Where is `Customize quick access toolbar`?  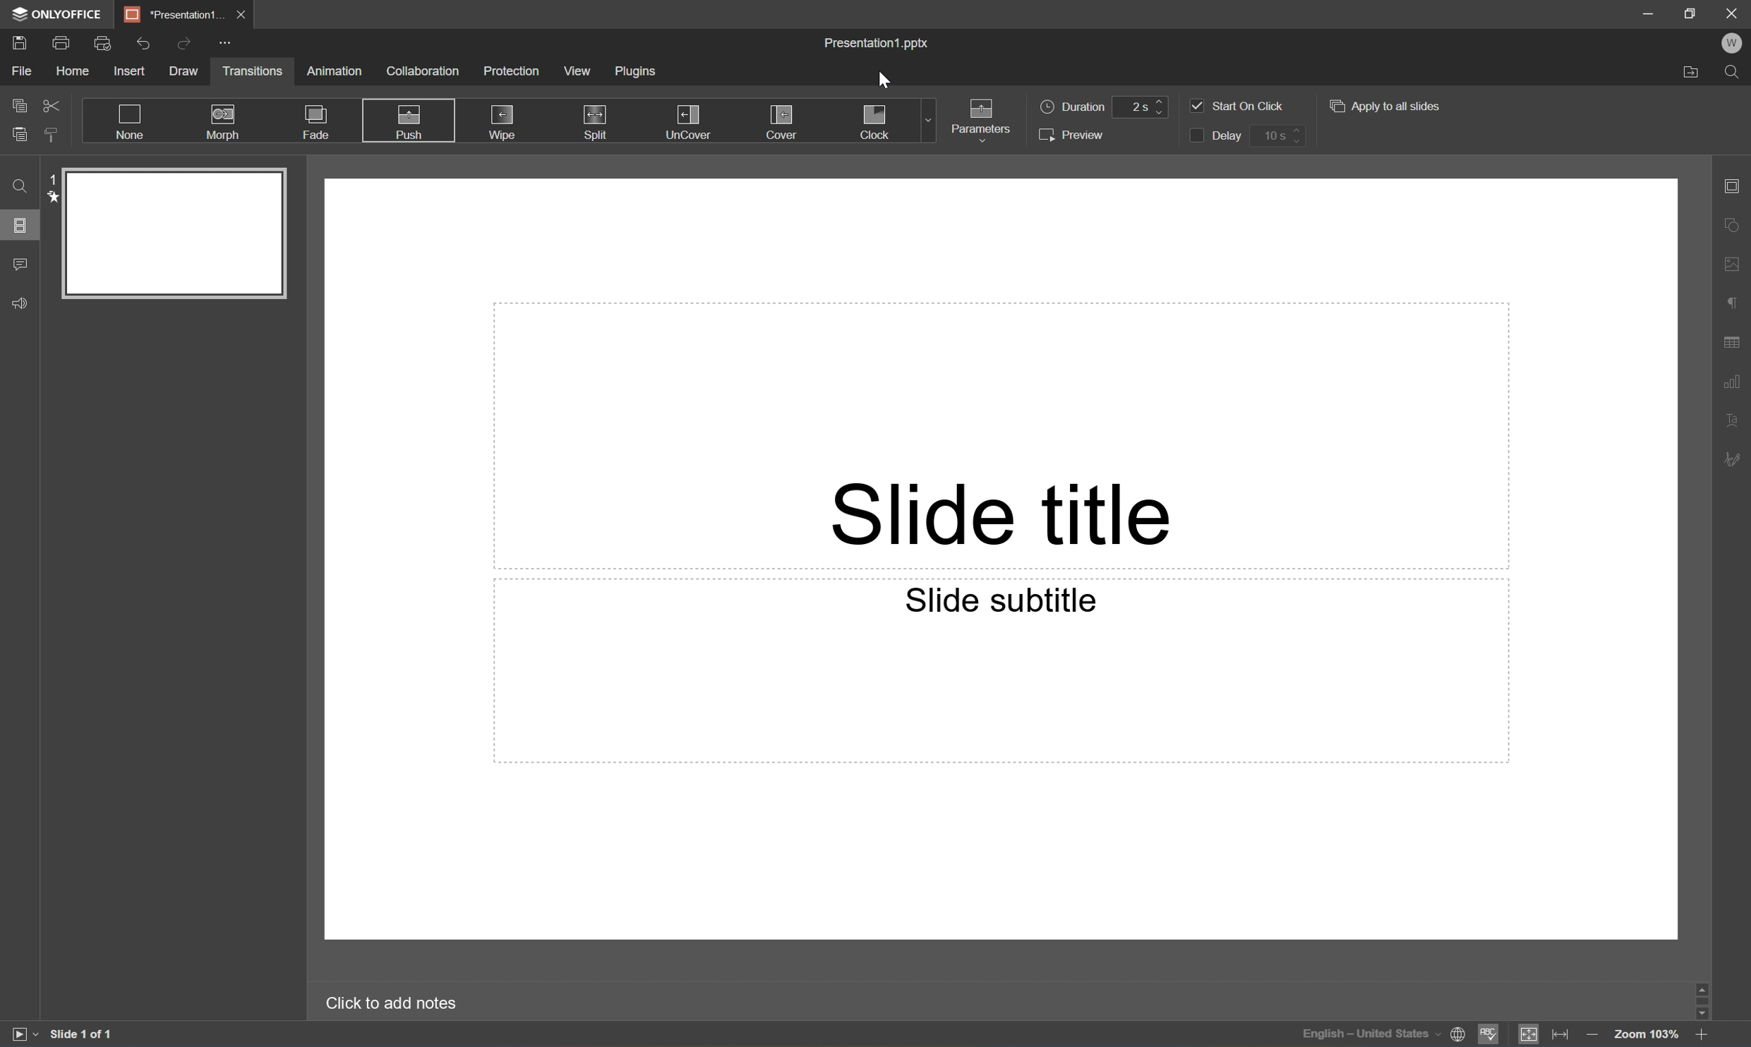
Customize quick access toolbar is located at coordinates (229, 44).